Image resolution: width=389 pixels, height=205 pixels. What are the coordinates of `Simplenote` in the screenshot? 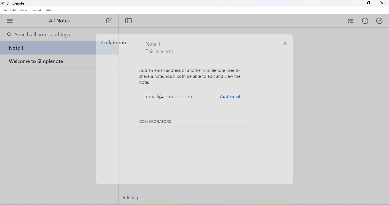 It's located at (17, 4).